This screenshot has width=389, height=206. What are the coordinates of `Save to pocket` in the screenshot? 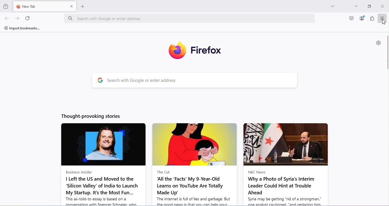 It's located at (352, 19).